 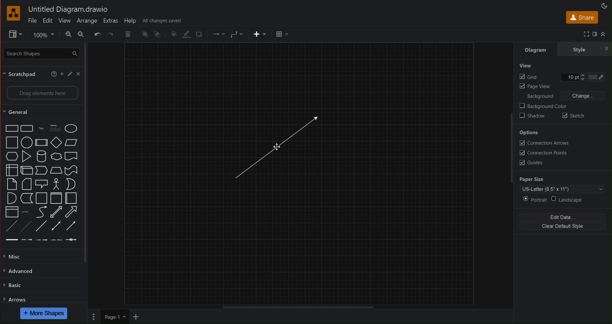 What do you see at coordinates (20, 112) in the screenshot?
I see `General` at bounding box center [20, 112].